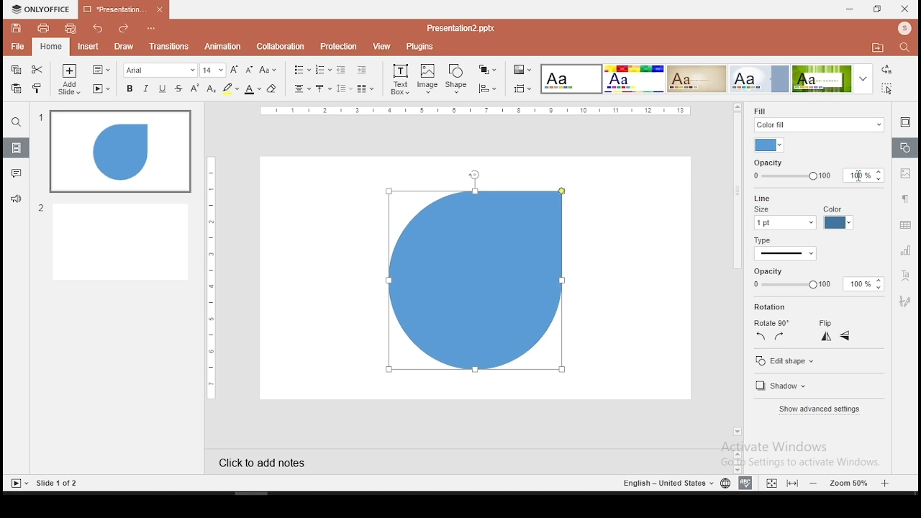 The height and width of the screenshot is (518, 921). I want to click on line size, so click(784, 218).